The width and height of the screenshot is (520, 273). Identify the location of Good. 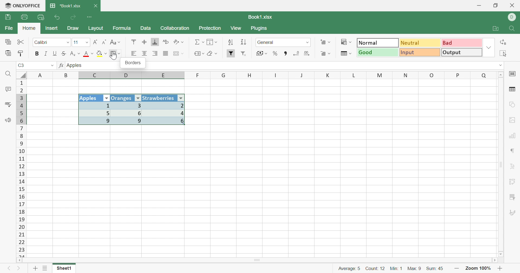
(378, 53).